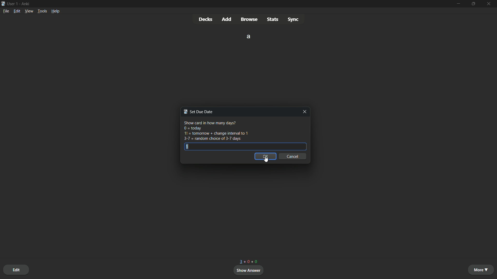  I want to click on stats, so click(272, 19).